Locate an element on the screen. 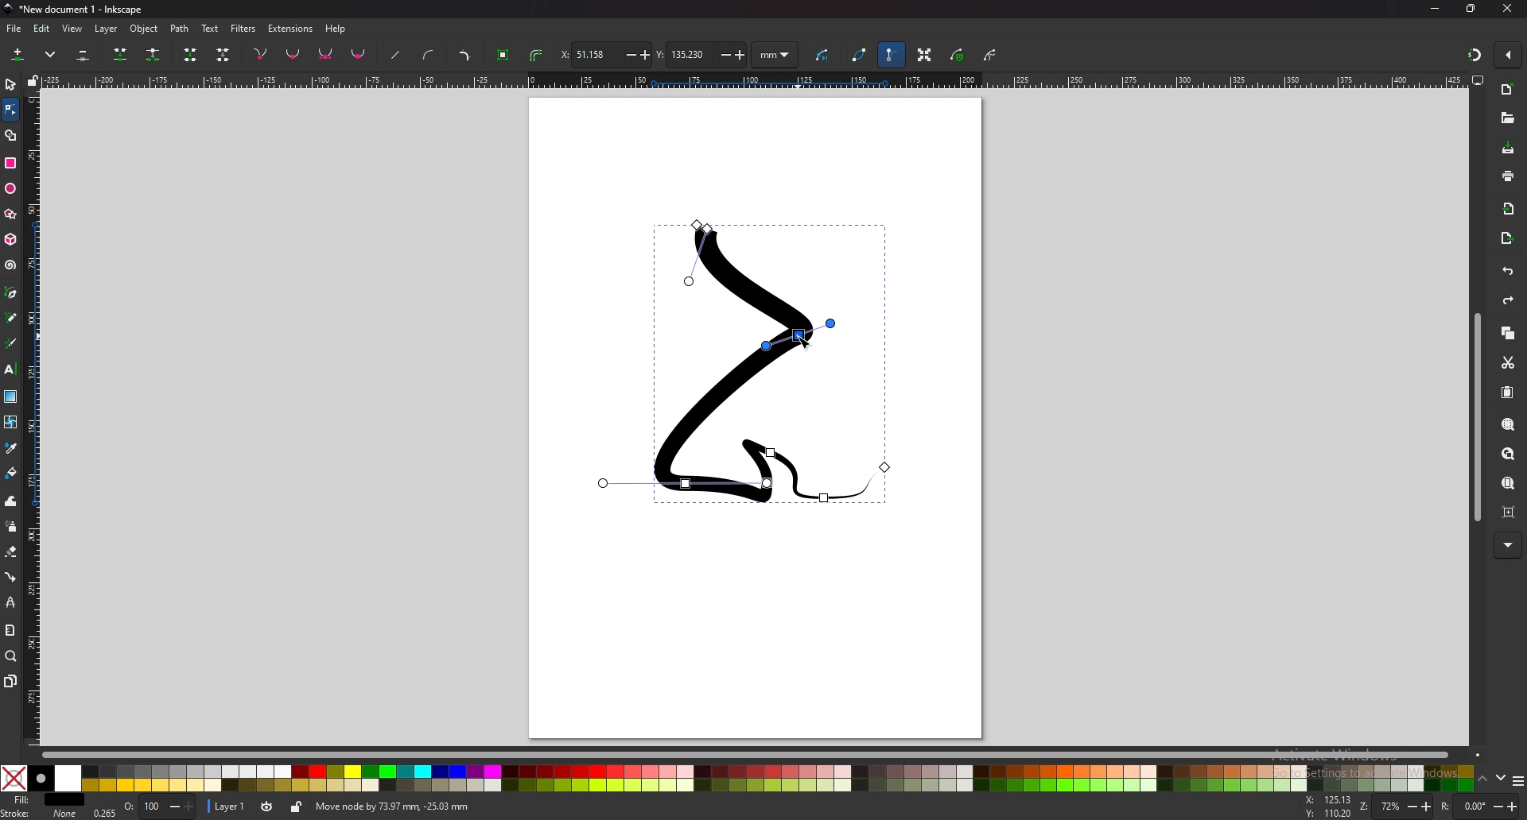 This screenshot has width=1527, height=820. ellipse is located at coordinates (12, 188).